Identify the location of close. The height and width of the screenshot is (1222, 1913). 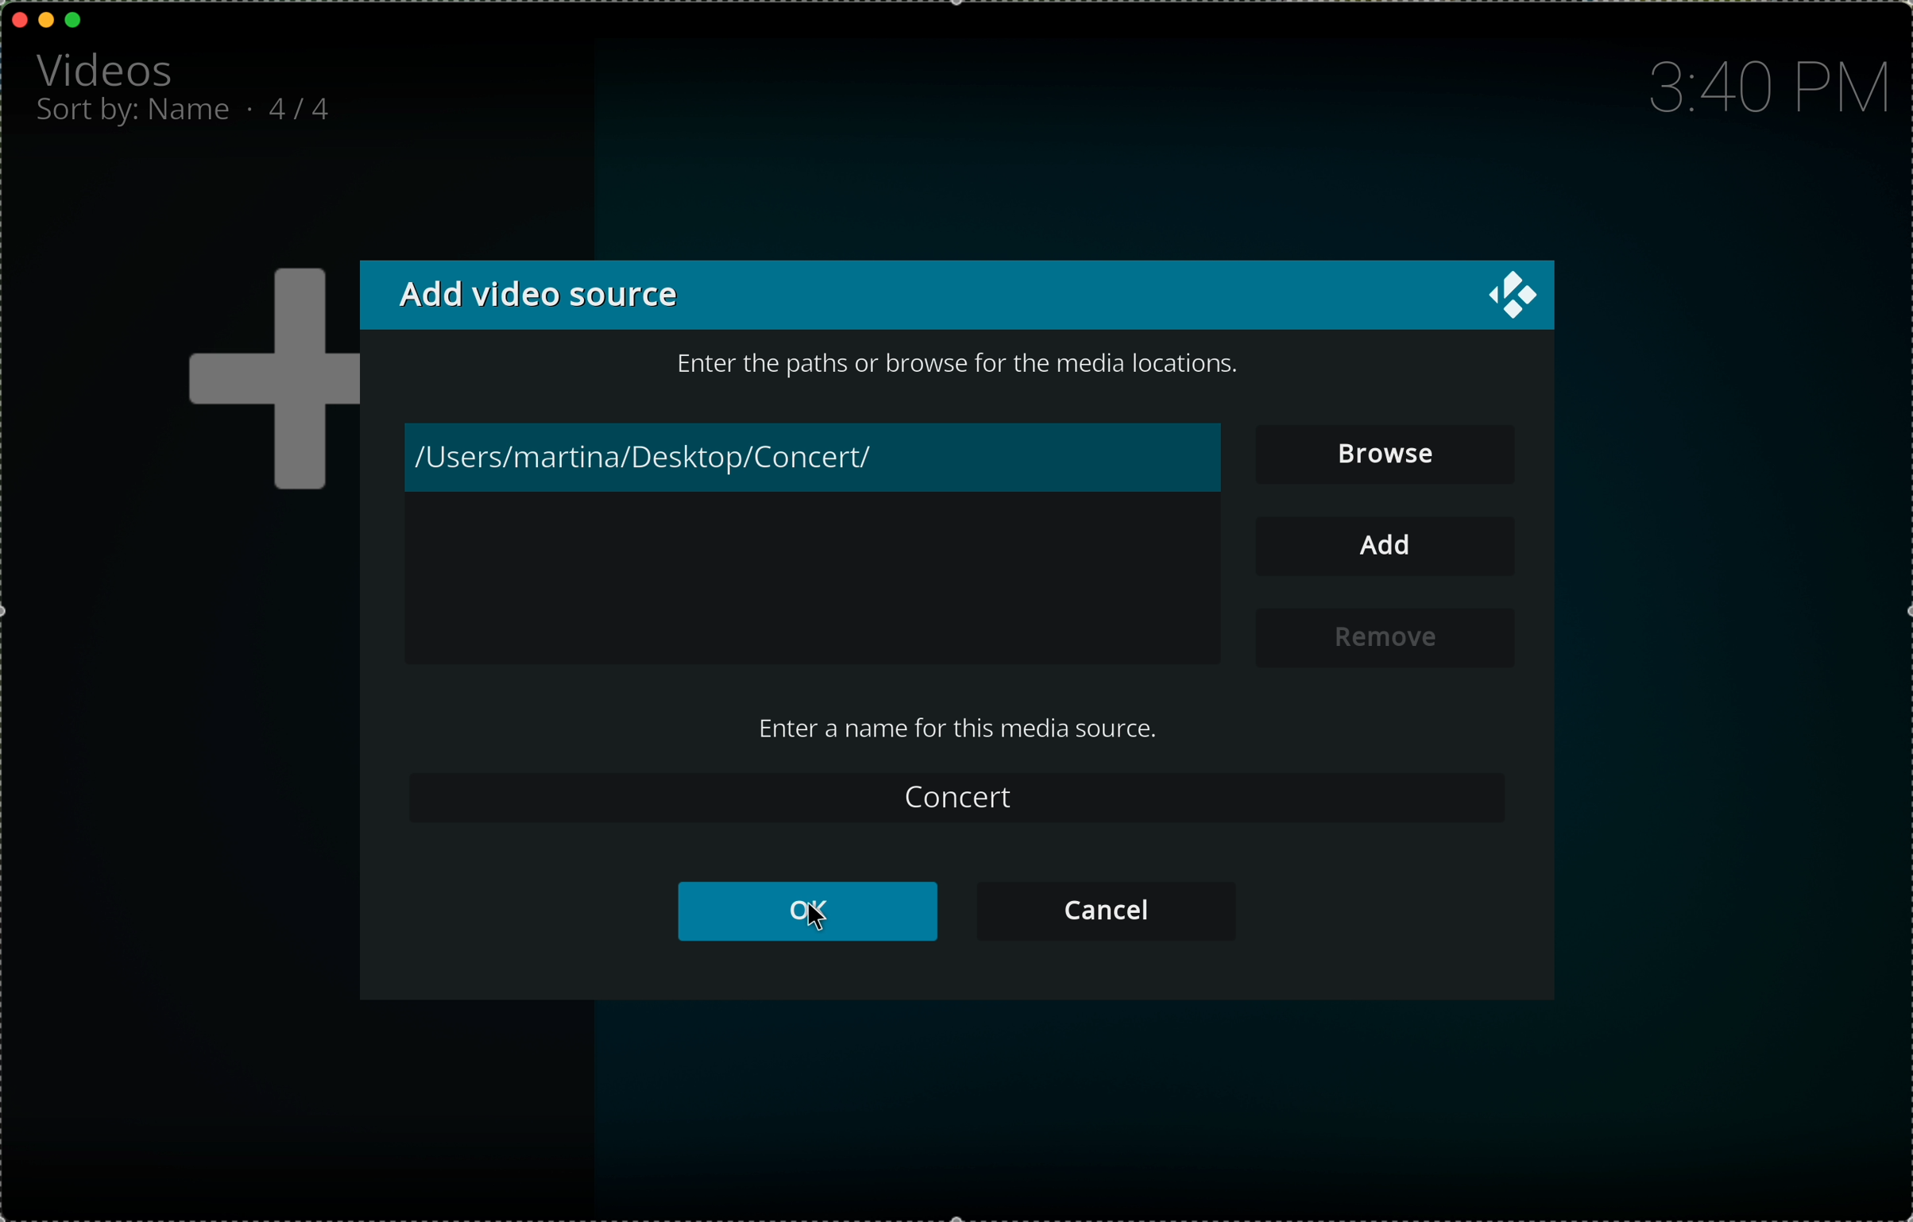
(21, 19).